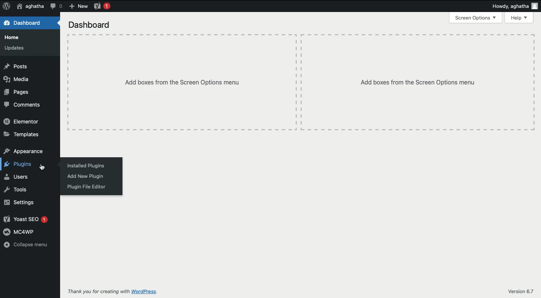 The width and height of the screenshot is (541, 298). Describe the element at coordinates (17, 190) in the screenshot. I see `Tools` at that location.